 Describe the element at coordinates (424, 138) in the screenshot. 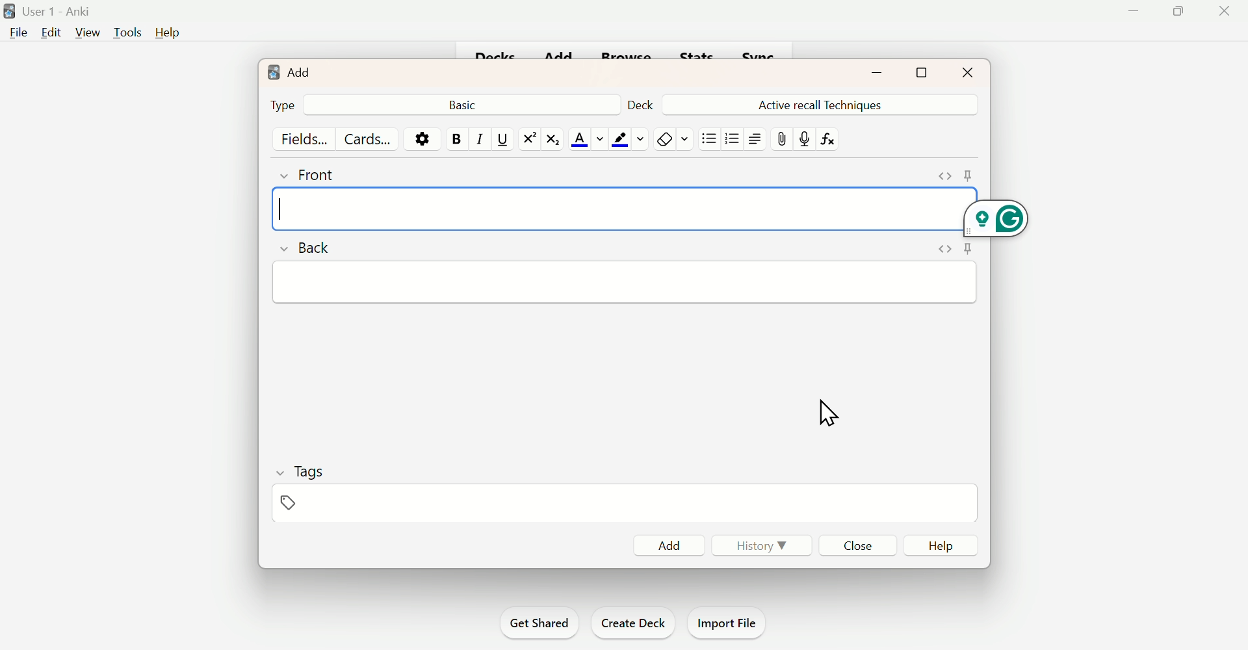

I see `Options` at that location.